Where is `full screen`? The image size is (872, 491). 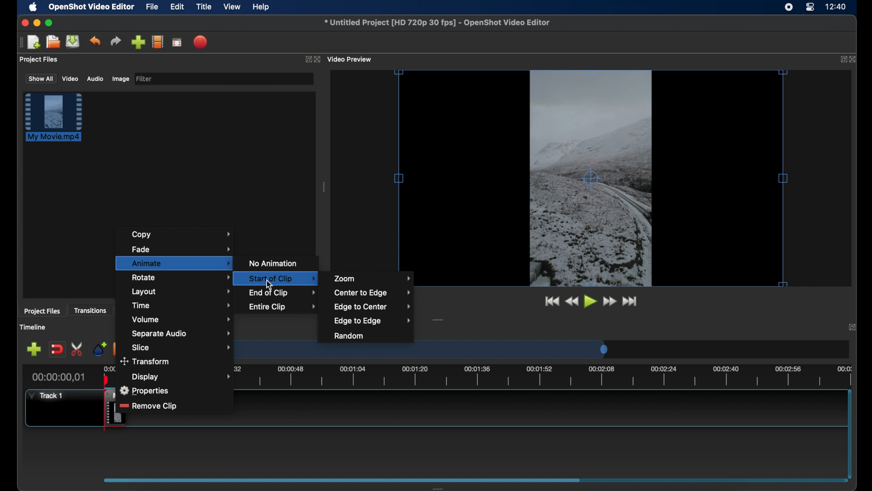 full screen is located at coordinates (177, 43).